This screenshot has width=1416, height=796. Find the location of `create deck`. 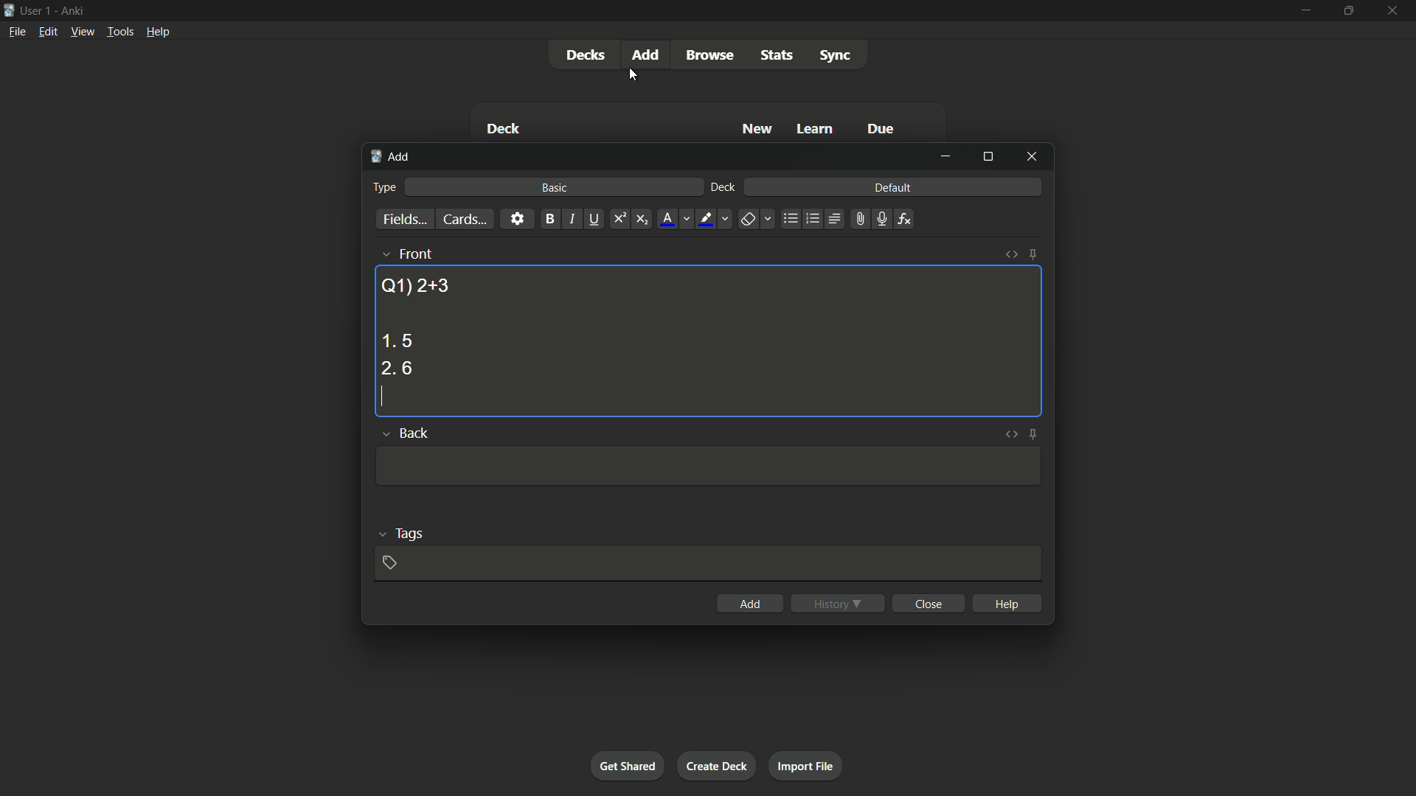

create deck is located at coordinates (715, 765).